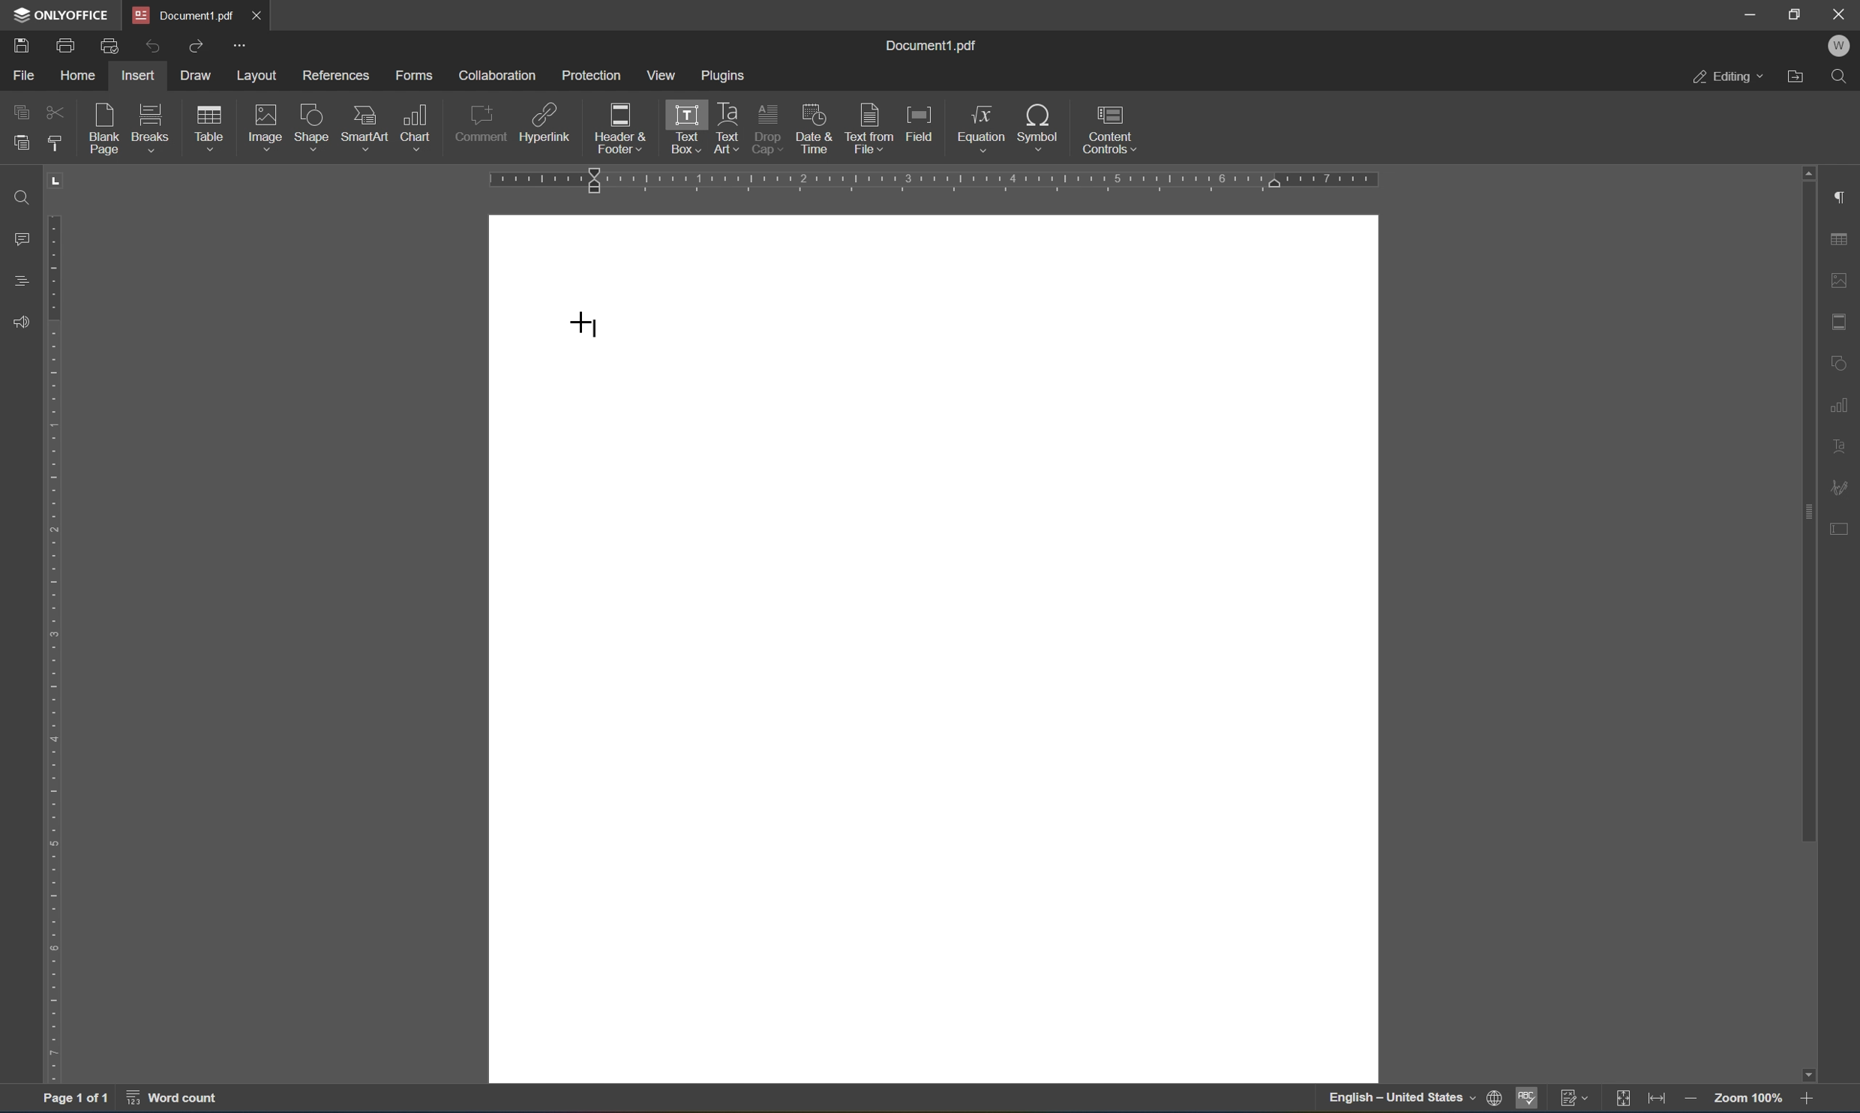  What do you see at coordinates (193, 45) in the screenshot?
I see `Redo` at bounding box center [193, 45].